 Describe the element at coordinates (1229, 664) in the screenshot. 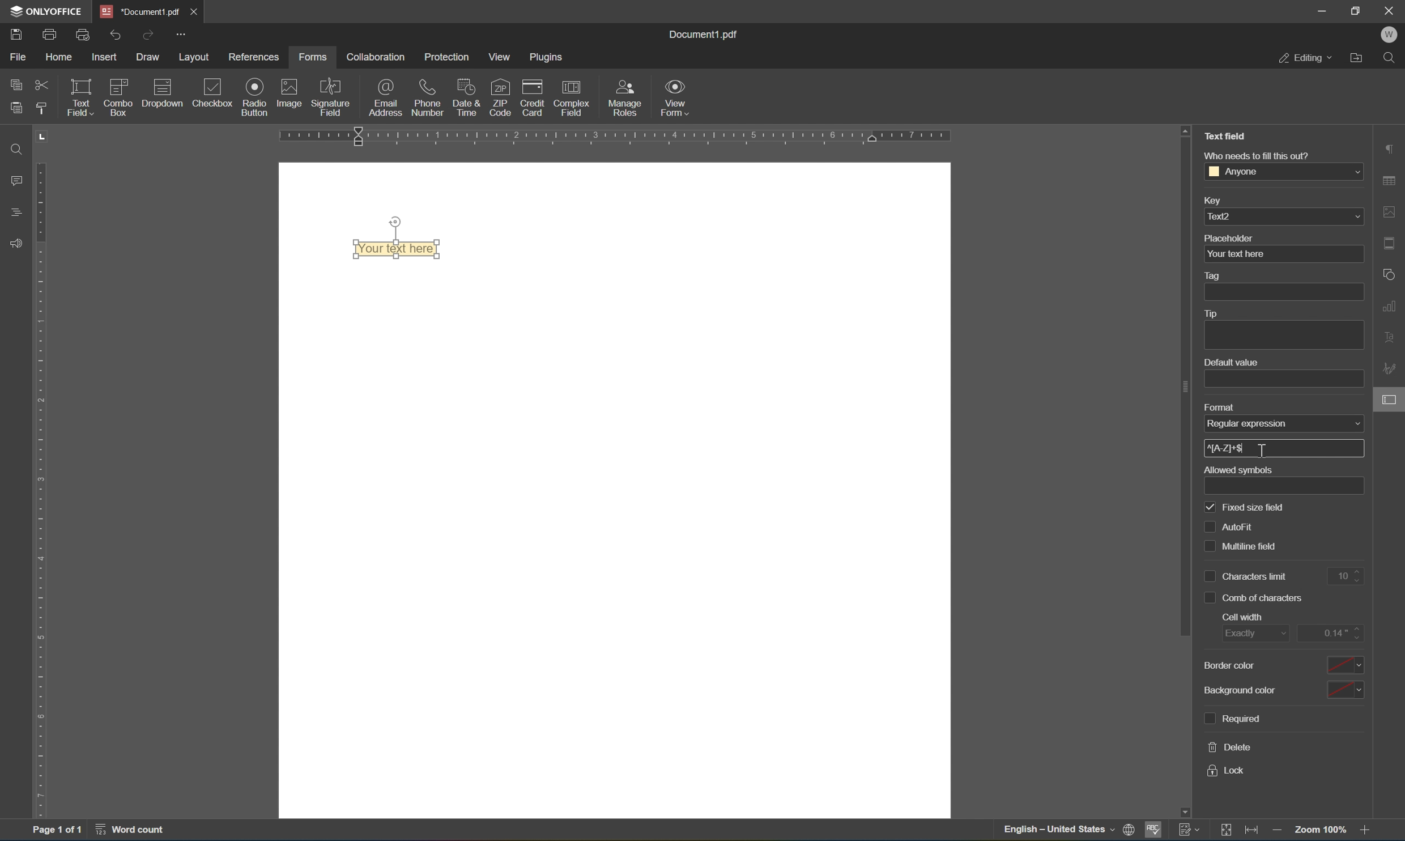

I see `border color` at that location.